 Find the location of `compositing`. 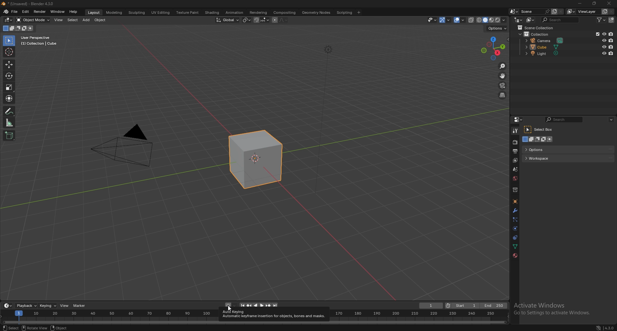

compositing is located at coordinates (285, 13).